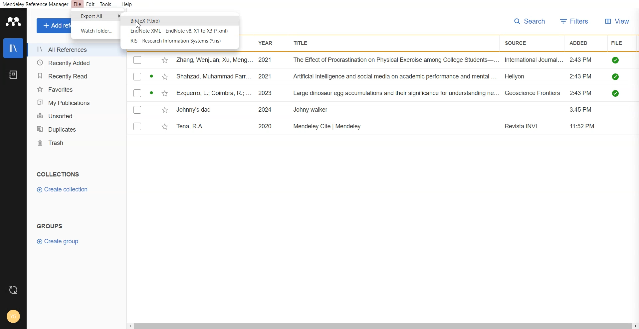  What do you see at coordinates (73, 50) in the screenshot?
I see `All References` at bounding box center [73, 50].